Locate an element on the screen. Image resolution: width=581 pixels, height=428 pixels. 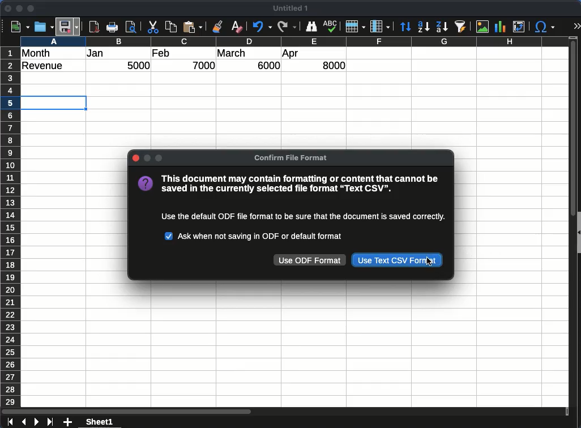
previous sheet is located at coordinates (23, 422).